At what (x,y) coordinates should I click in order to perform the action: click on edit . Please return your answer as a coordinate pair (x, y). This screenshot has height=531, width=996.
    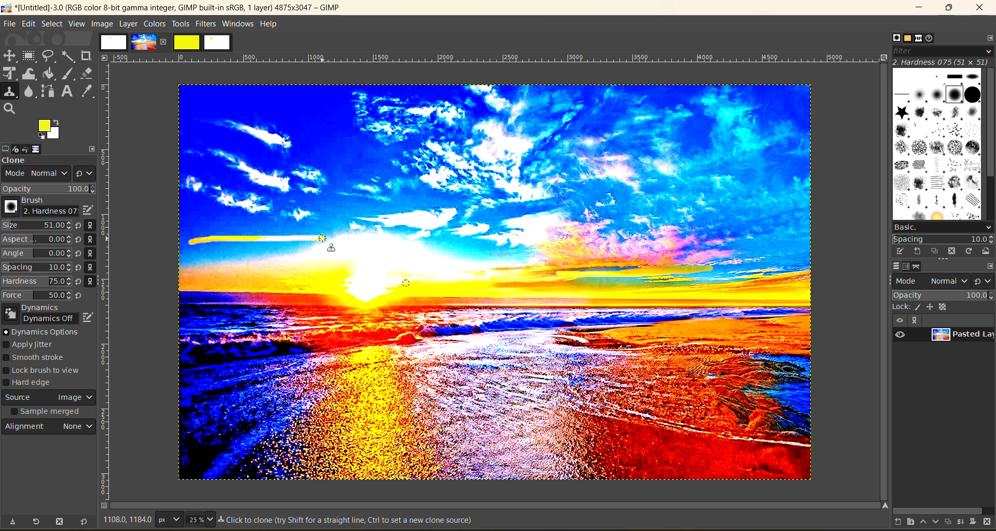
    Looking at the image, I should click on (87, 210).